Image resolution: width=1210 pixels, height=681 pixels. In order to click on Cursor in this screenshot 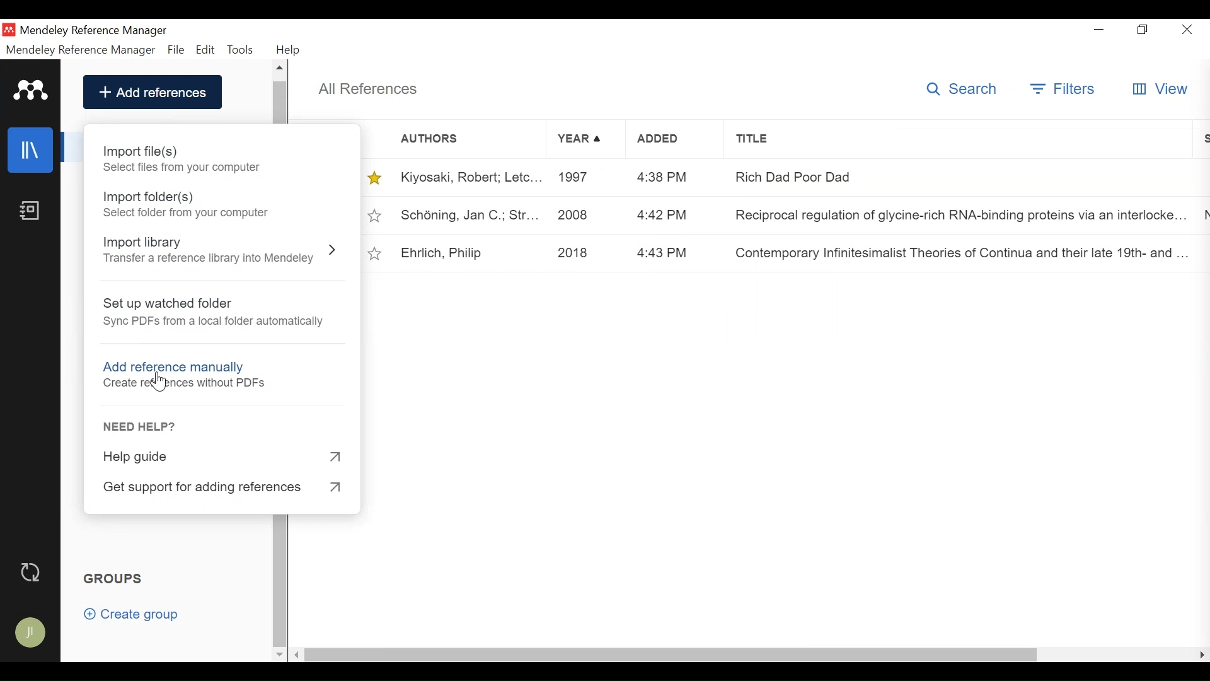, I will do `click(158, 384)`.